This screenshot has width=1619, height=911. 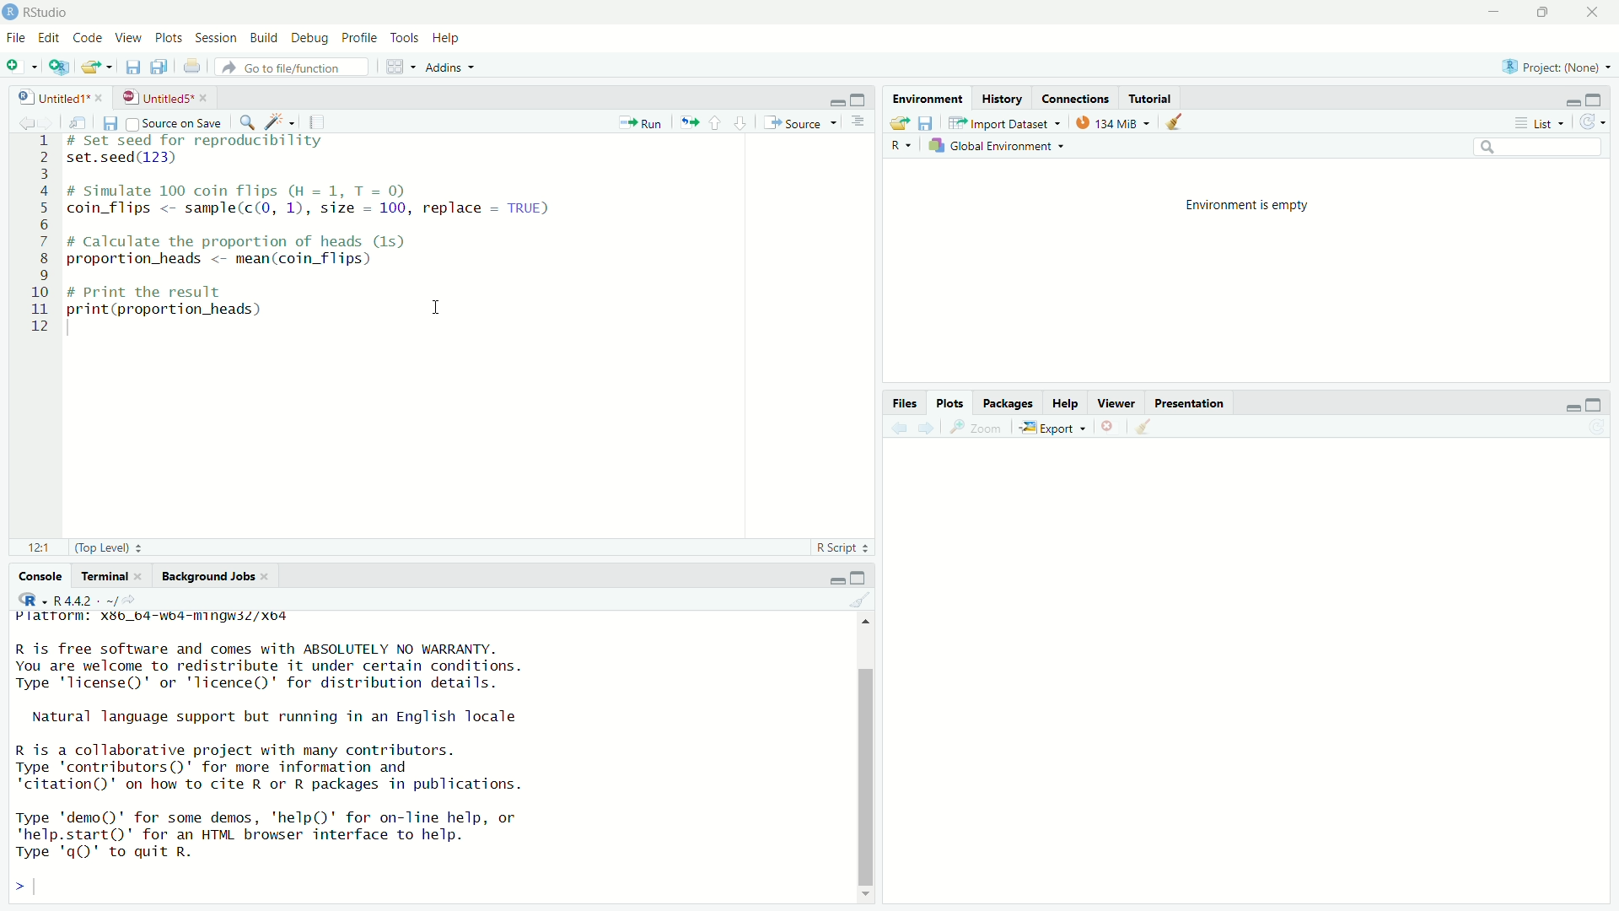 What do you see at coordinates (89, 37) in the screenshot?
I see `code` at bounding box center [89, 37].